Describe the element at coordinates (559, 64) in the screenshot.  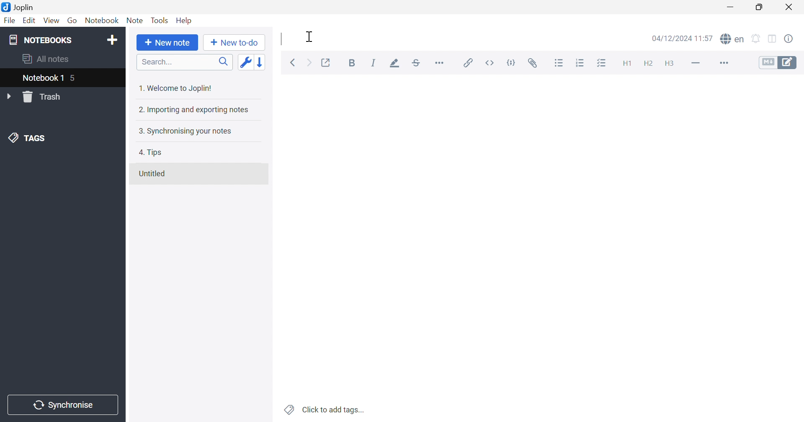
I see `Bulleted list` at that location.